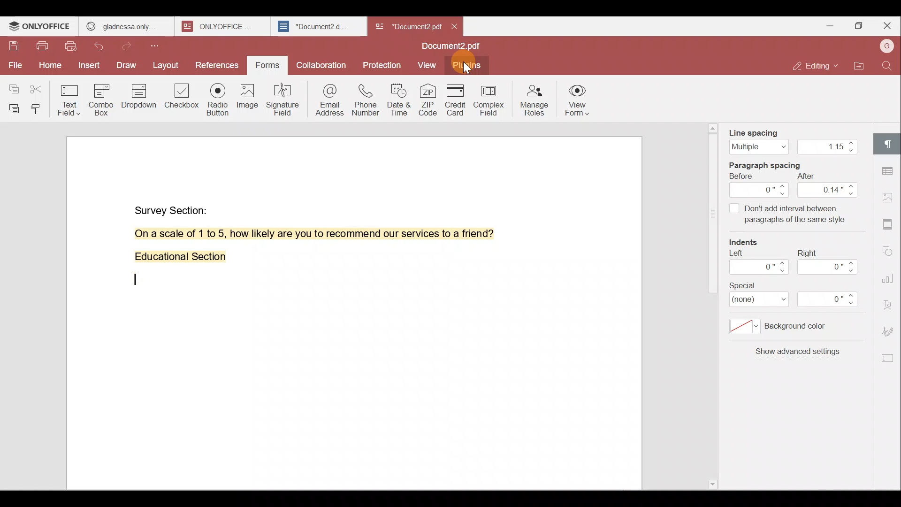 The height and width of the screenshot is (507, 901). What do you see at coordinates (304, 234) in the screenshot?
I see `On a scale of 1 to 5, how likely are you to recommend our services to a friend?` at bounding box center [304, 234].